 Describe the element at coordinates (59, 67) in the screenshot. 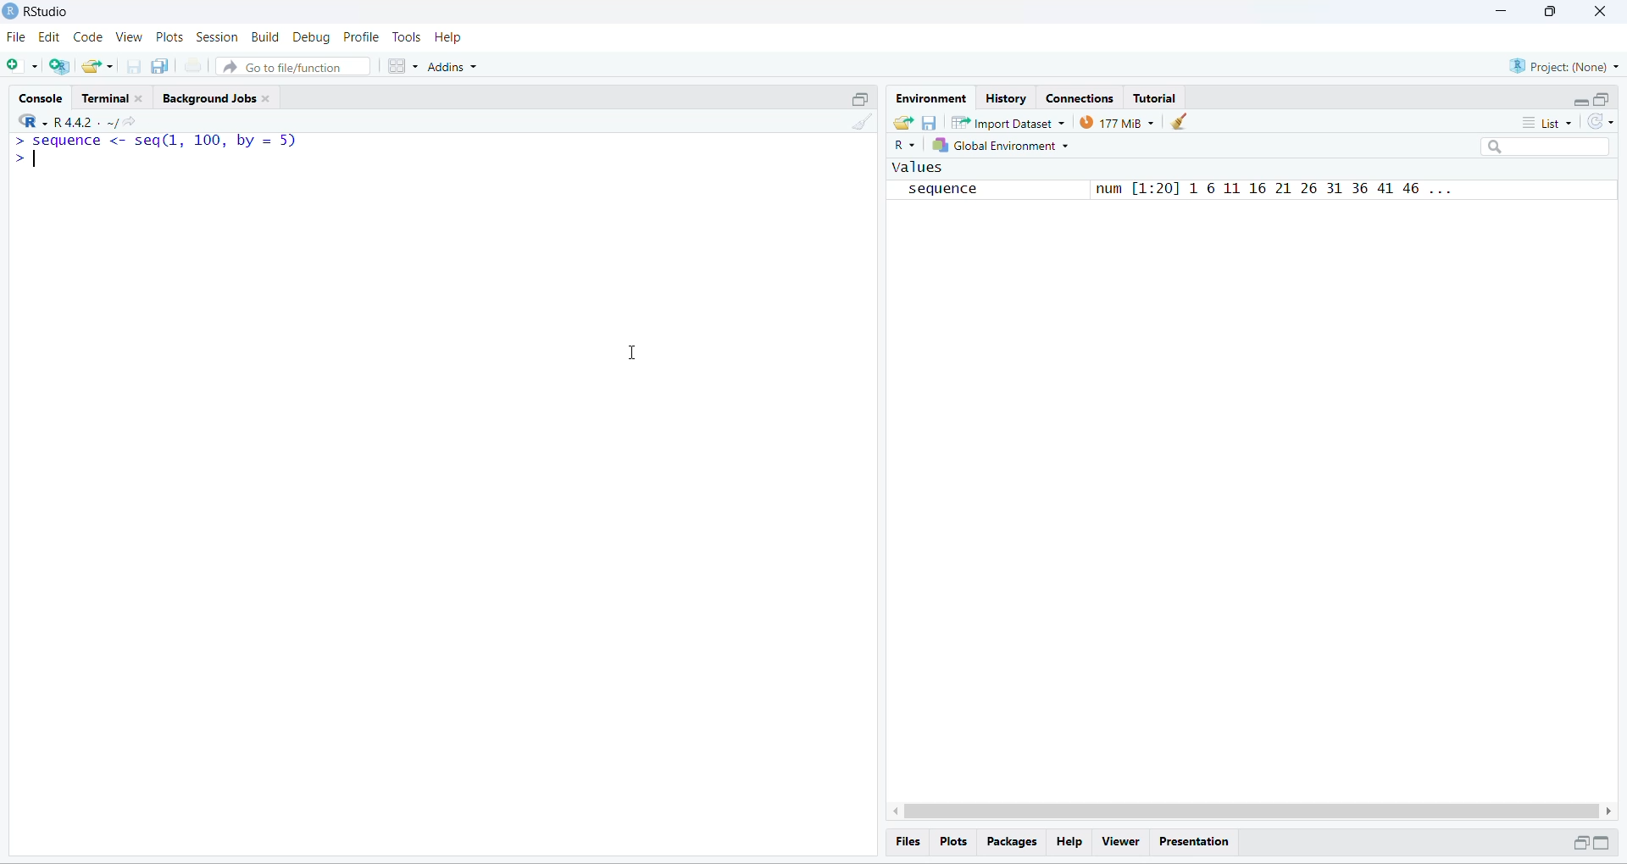

I see `add R file` at that location.